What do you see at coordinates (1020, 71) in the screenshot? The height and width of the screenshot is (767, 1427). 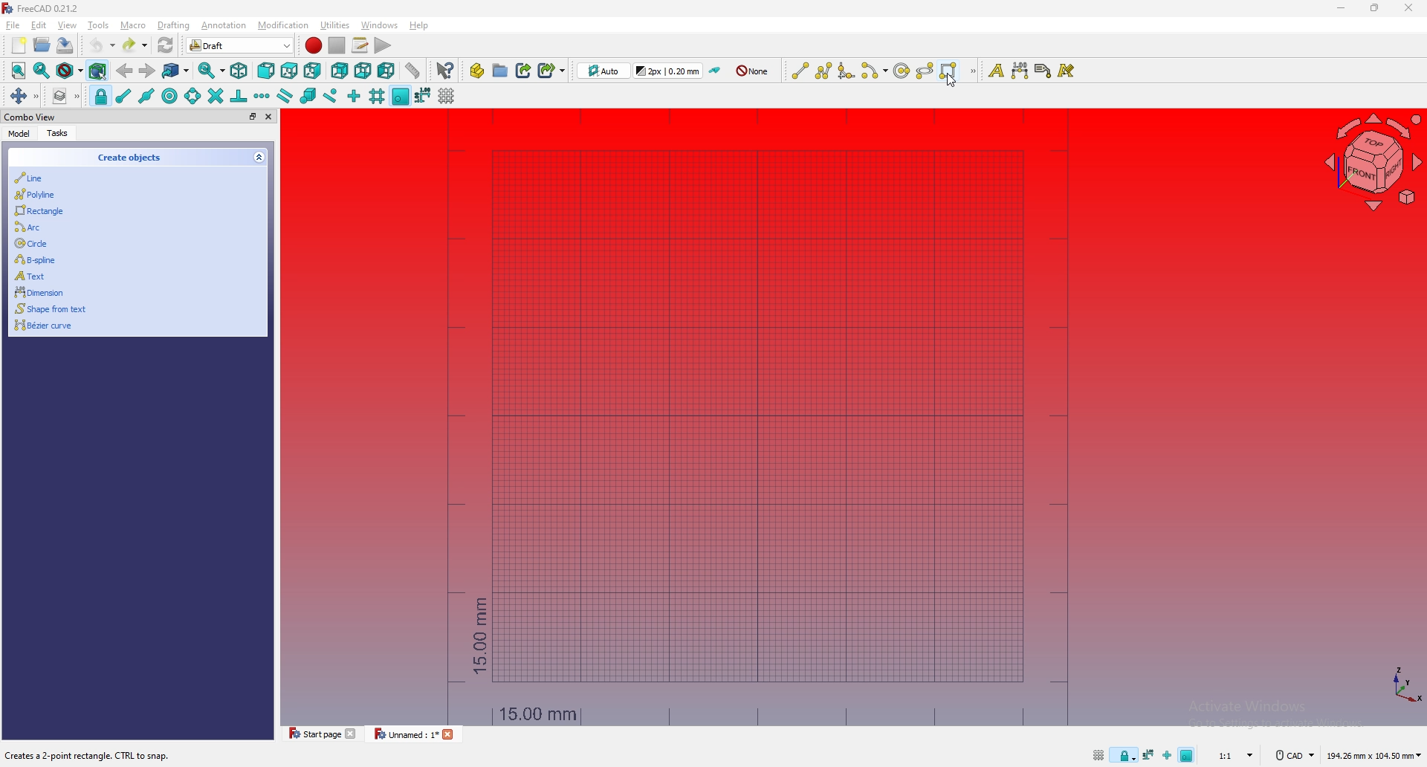 I see `dimension` at bounding box center [1020, 71].